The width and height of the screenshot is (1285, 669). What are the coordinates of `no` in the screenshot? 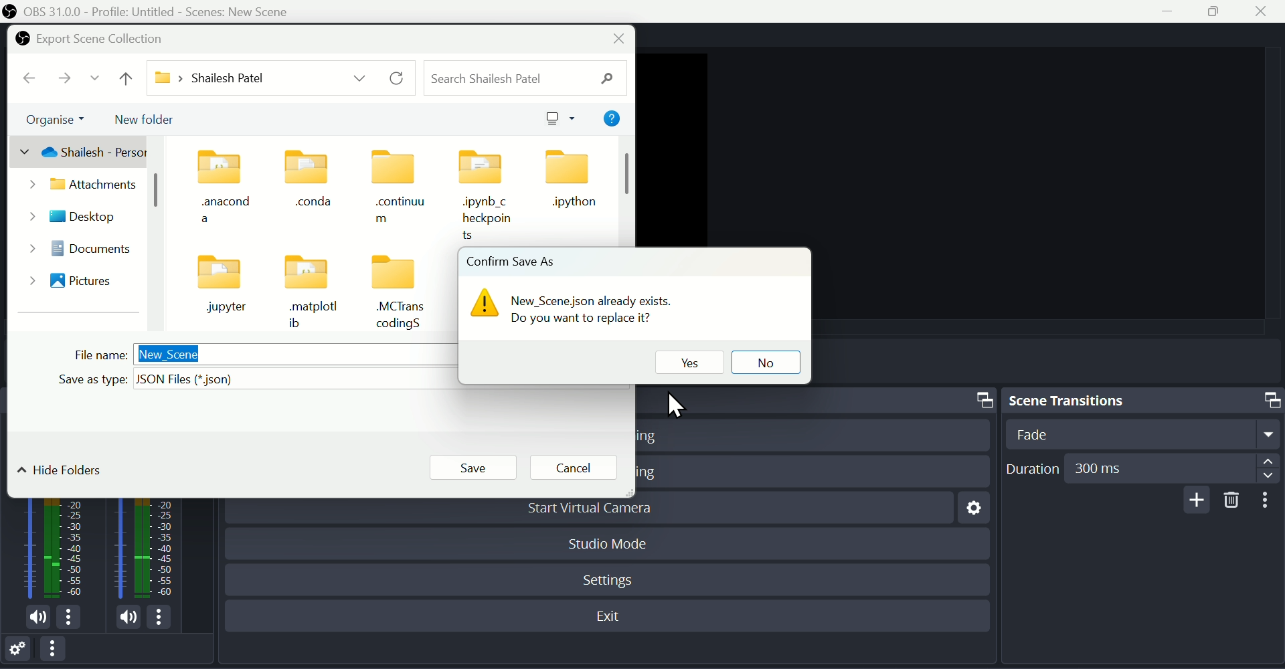 It's located at (766, 359).